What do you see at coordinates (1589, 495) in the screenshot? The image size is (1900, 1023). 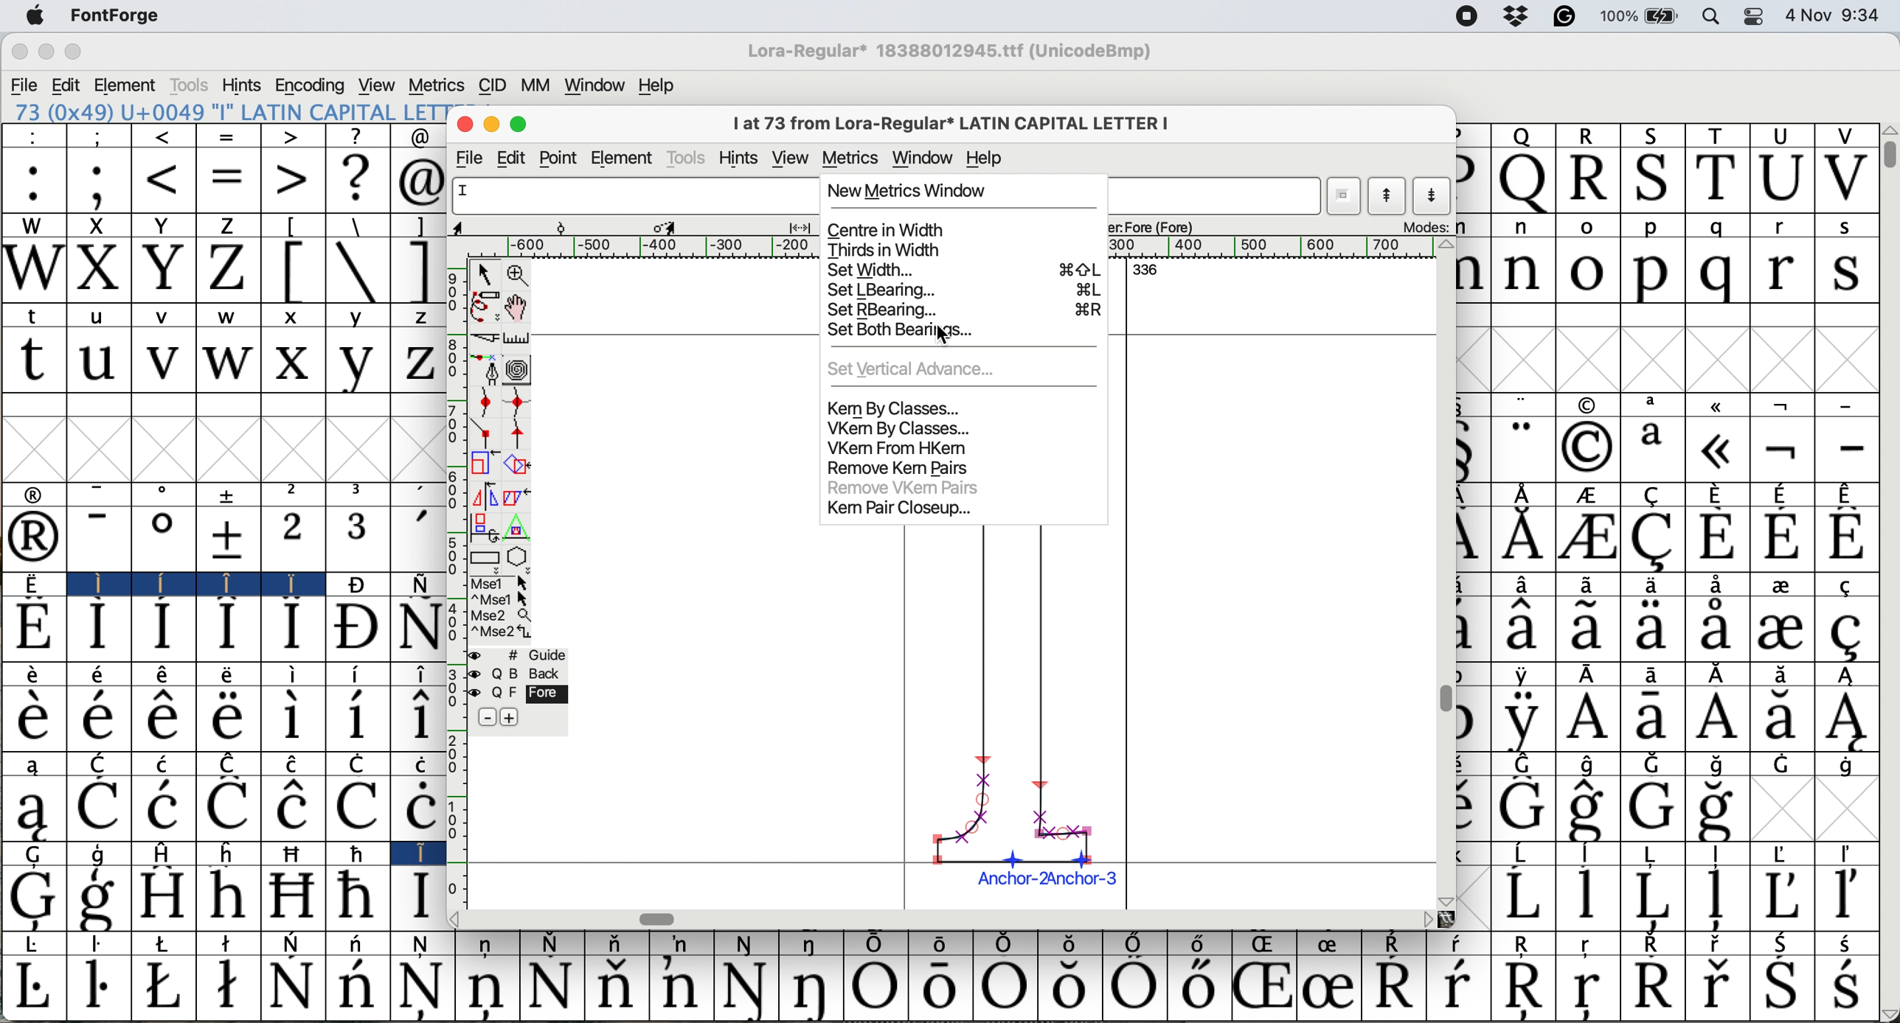 I see `Symbol` at bounding box center [1589, 495].